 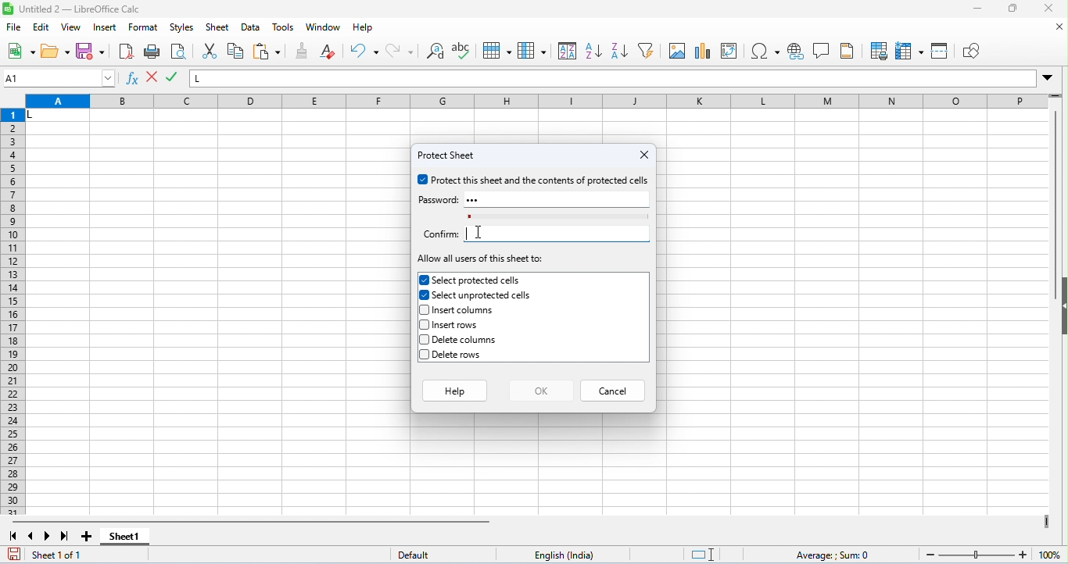 What do you see at coordinates (89, 537) in the screenshot?
I see `add sheet` at bounding box center [89, 537].